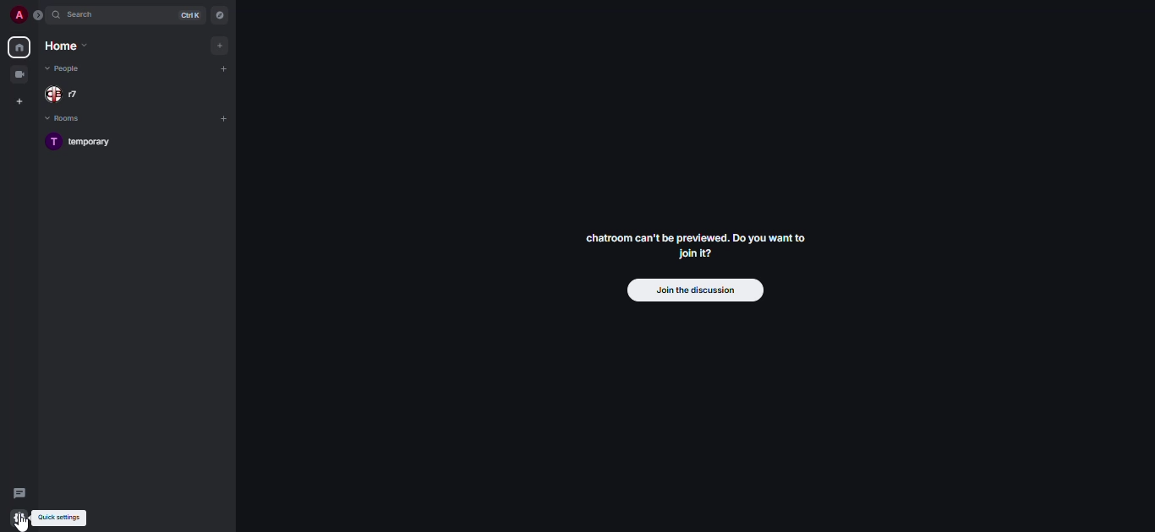  What do you see at coordinates (83, 143) in the screenshot?
I see `room` at bounding box center [83, 143].